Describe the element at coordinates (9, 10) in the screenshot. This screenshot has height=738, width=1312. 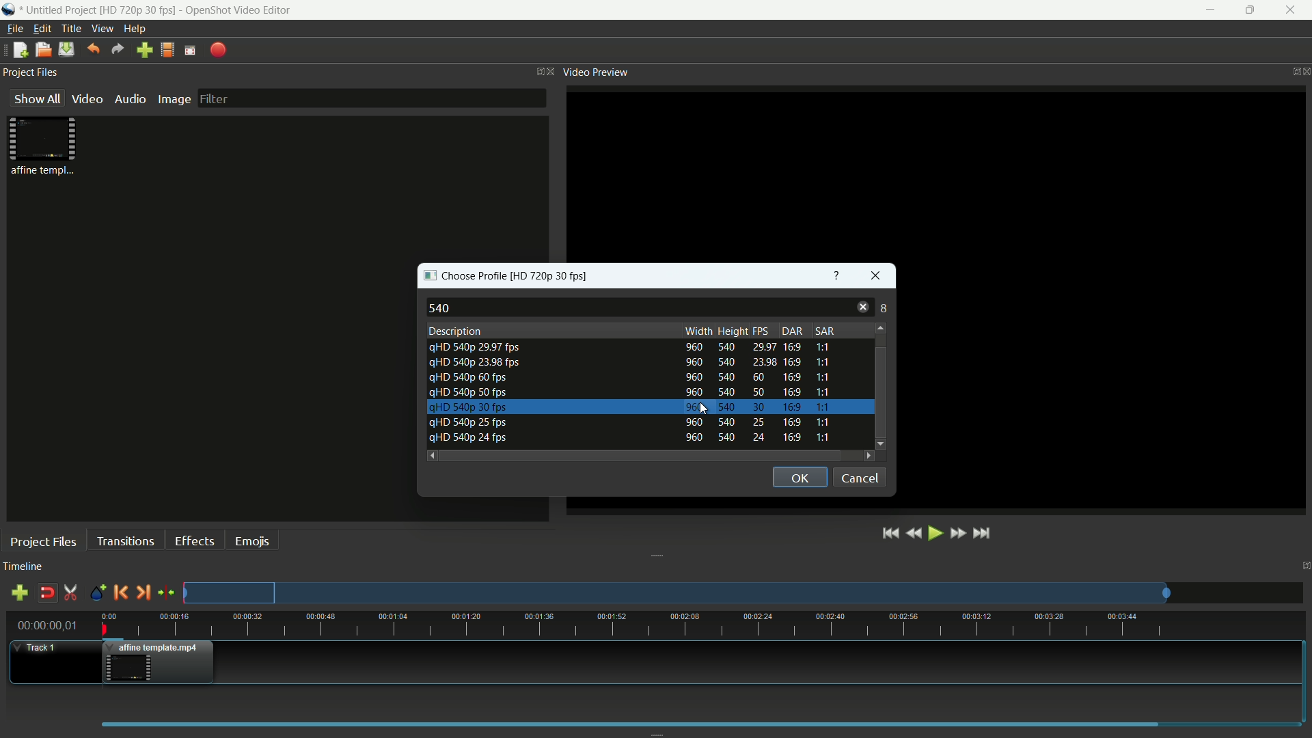
I see `app icon` at that location.